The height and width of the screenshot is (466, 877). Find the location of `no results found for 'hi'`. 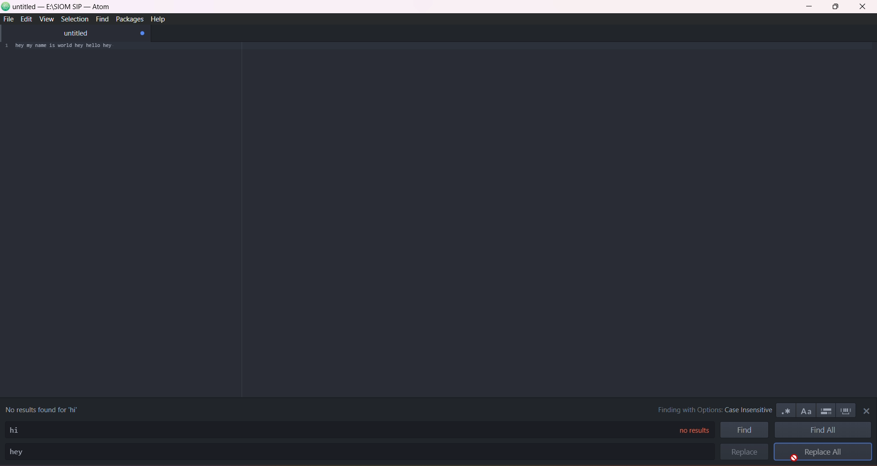

no results found for 'hi' is located at coordinates (44, 409).